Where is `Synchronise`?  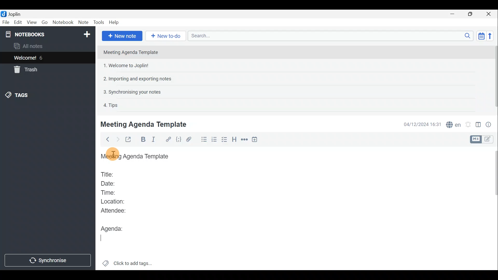 Synchronise is located at coordinates (47, 261).